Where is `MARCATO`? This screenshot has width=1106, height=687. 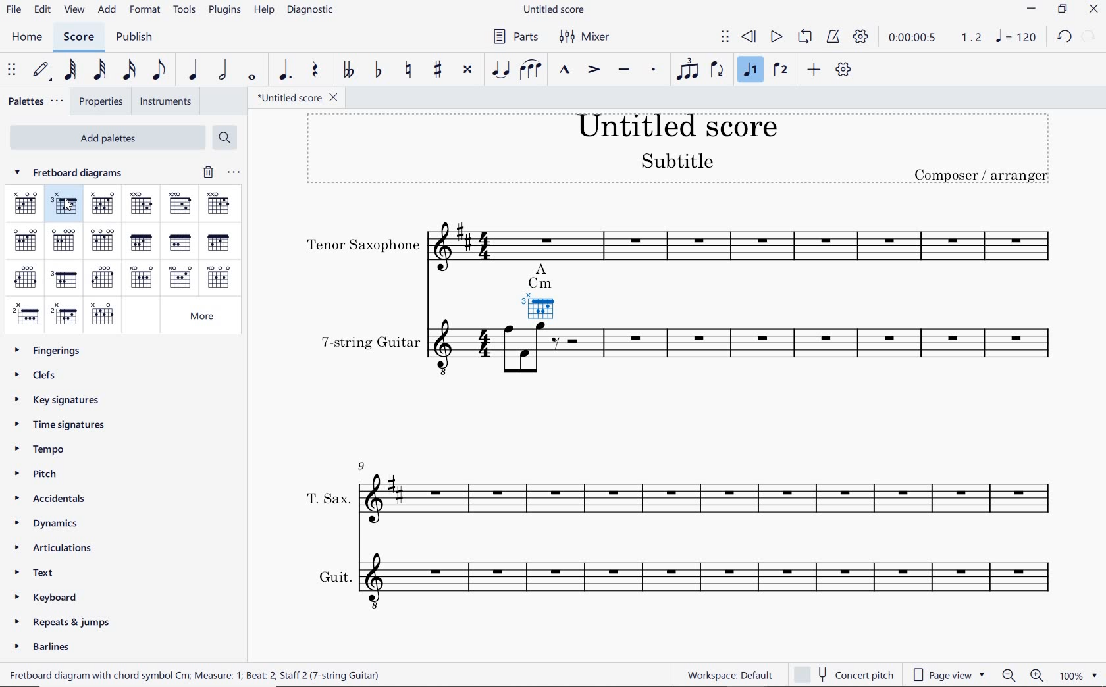 MARCATO is located at coordinates (564, 70).